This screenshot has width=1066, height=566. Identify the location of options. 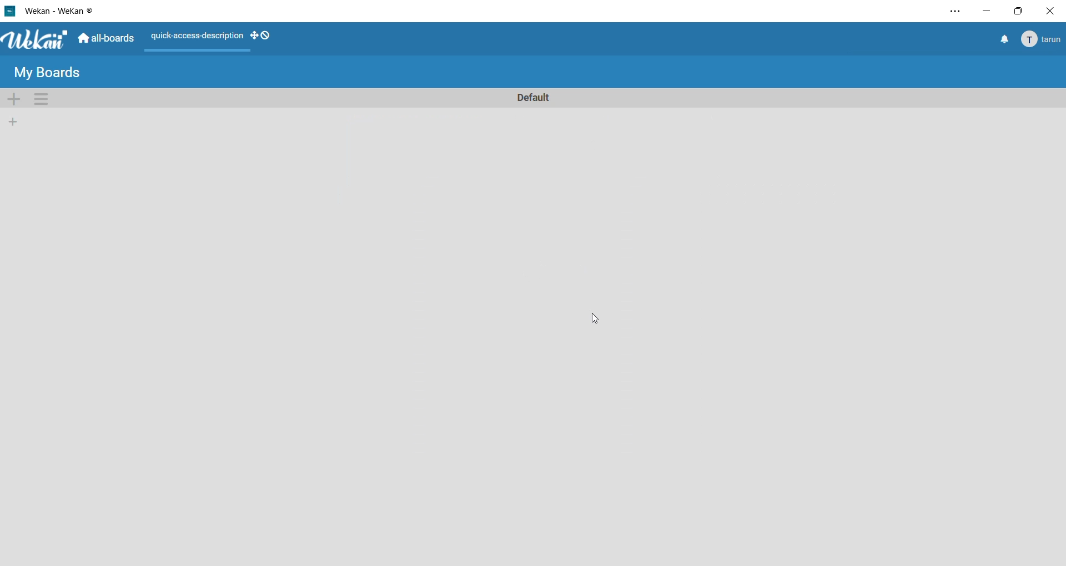
(949, 13).